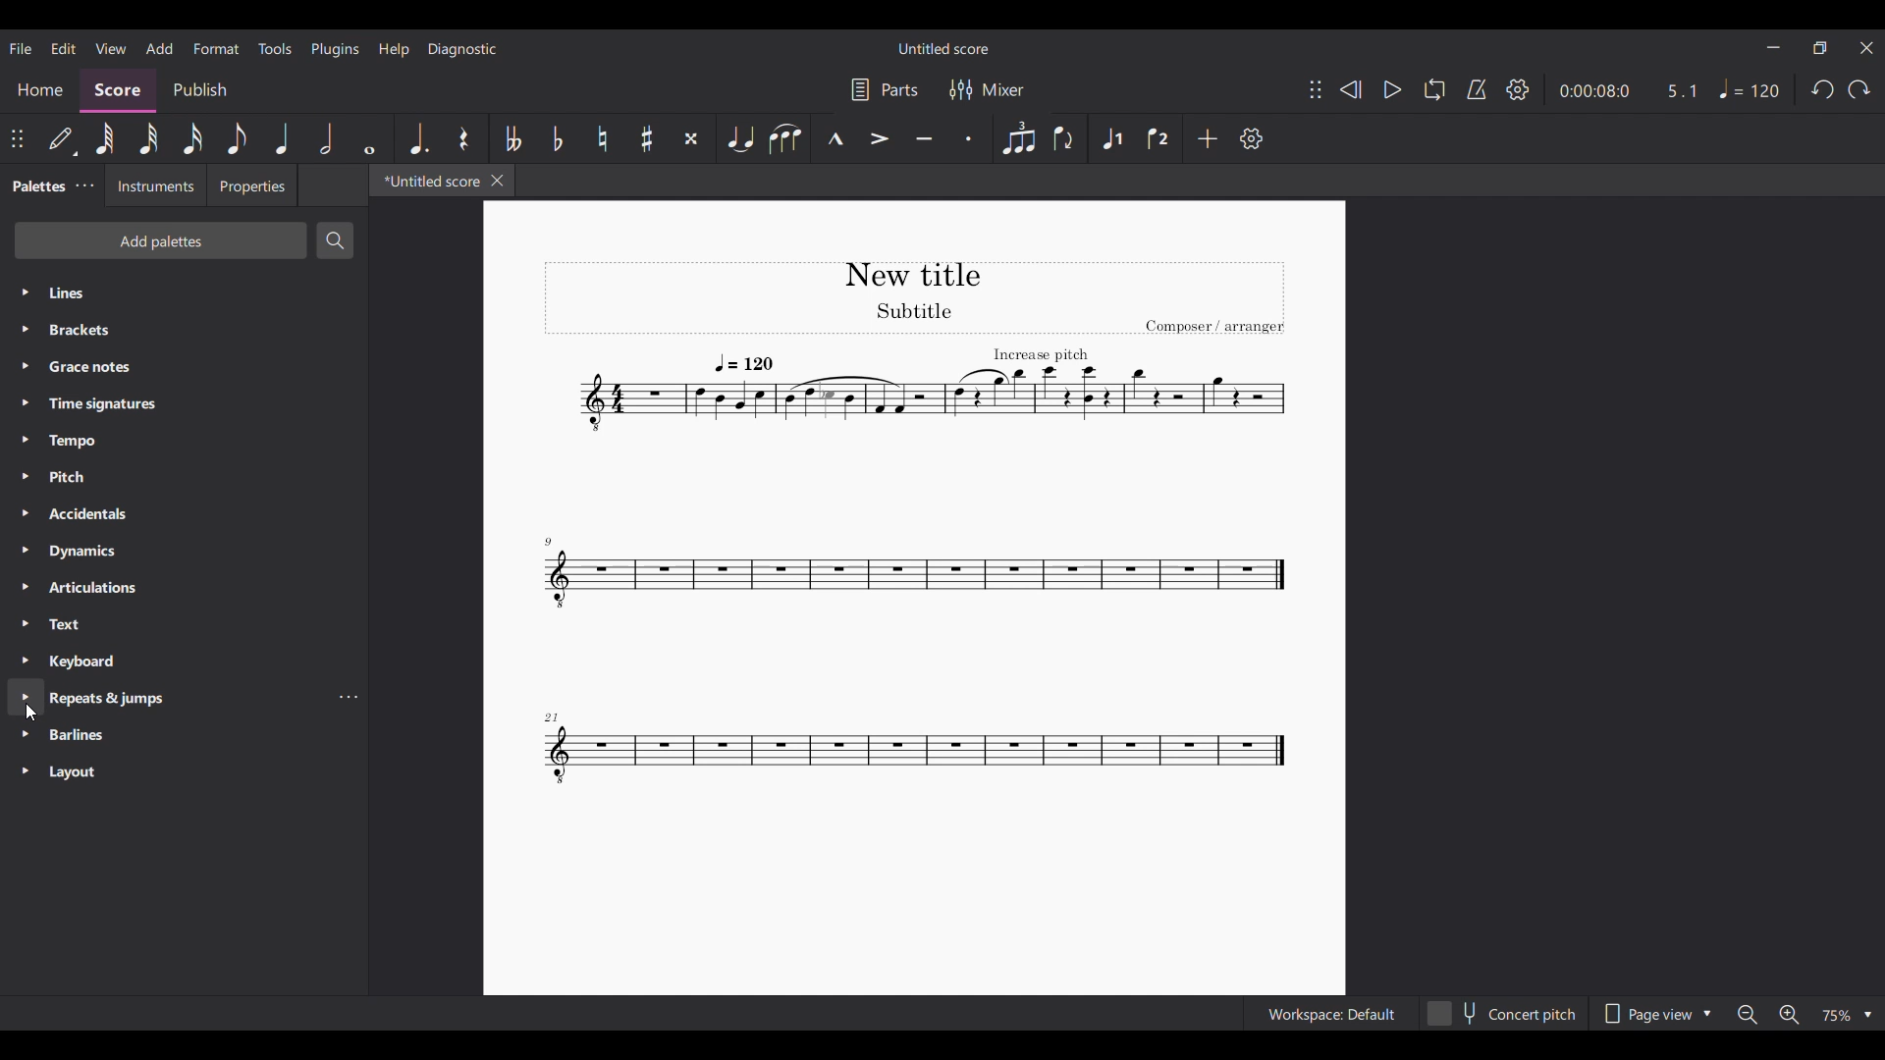 The height and width of the screenshot is (1060, 1885). Describe the element at coordinates (184, 366) in the screenshot. I see `Grace notes` at that location.